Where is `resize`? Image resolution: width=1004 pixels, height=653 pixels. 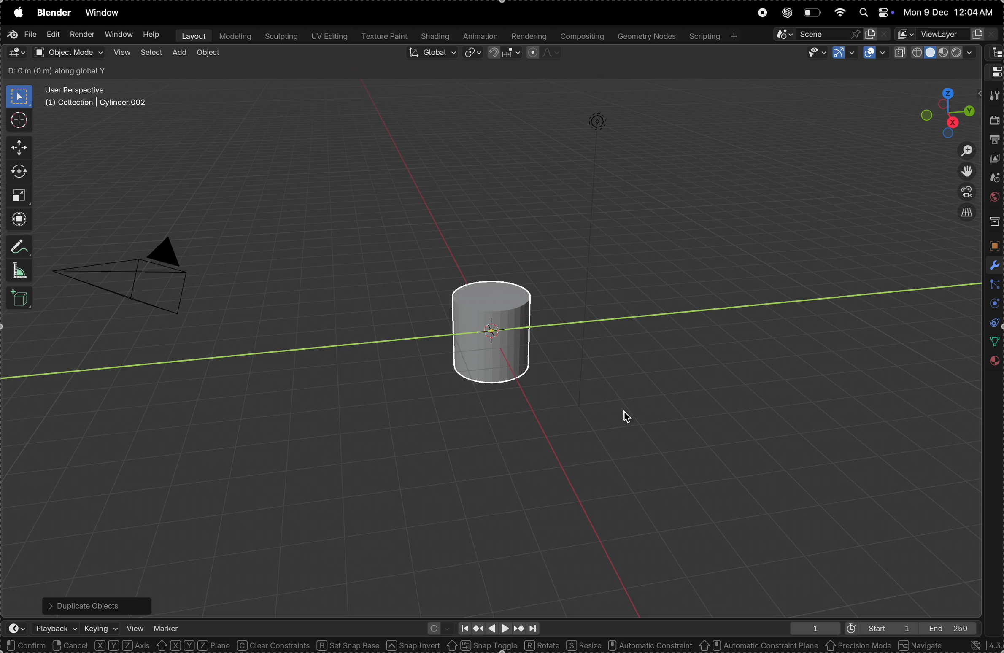
resize is located at coordinates (583, 645).